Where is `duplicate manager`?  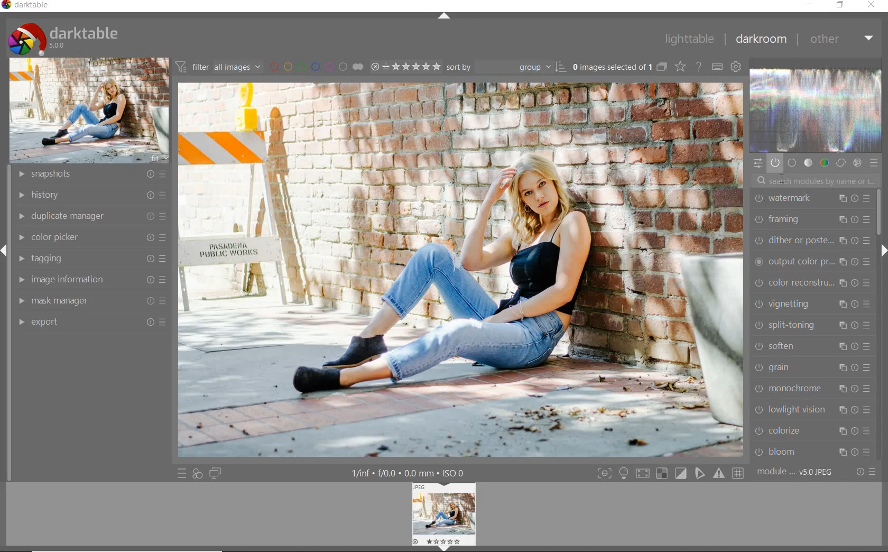 duplicate manager is located at coordinates (89, 217).